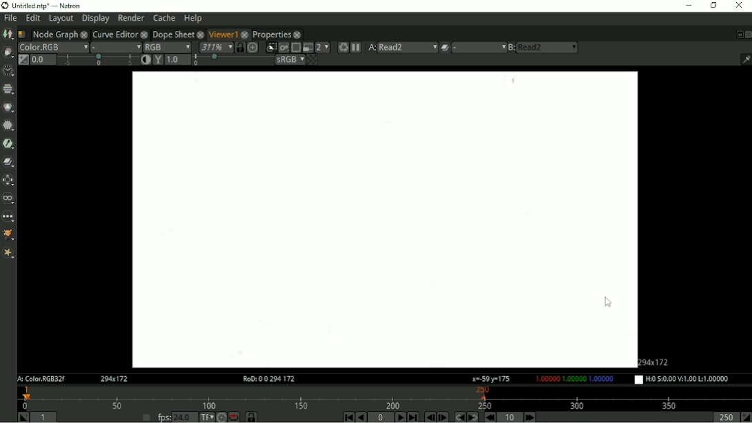 The image size is (752, 423). Describe the element at coordinates (215, 47) in the screenshot. I see `Zoom` at that location.